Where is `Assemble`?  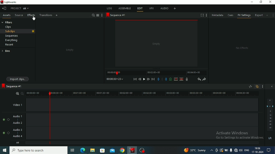 Assemble is located at coordinates (124, 8).